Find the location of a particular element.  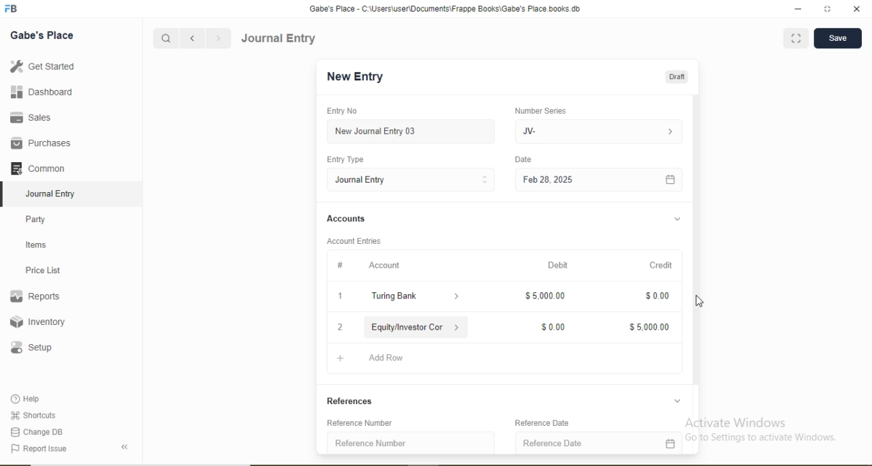

References is located at coordinates (352, 401).